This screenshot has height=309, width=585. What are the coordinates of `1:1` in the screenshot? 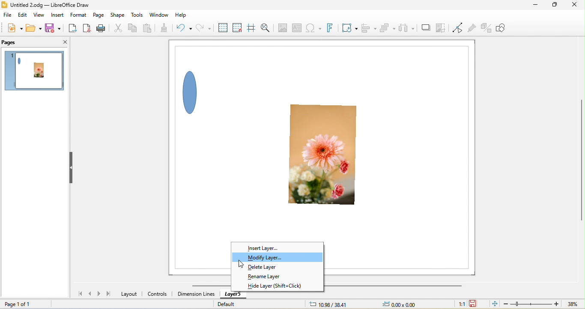 It's located at (461, 304).